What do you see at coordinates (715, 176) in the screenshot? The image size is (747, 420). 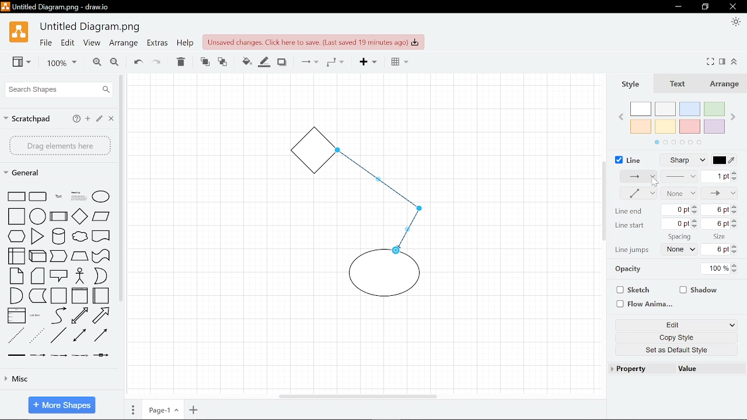 I see `Current thickness` at bounding box center [715, 176].